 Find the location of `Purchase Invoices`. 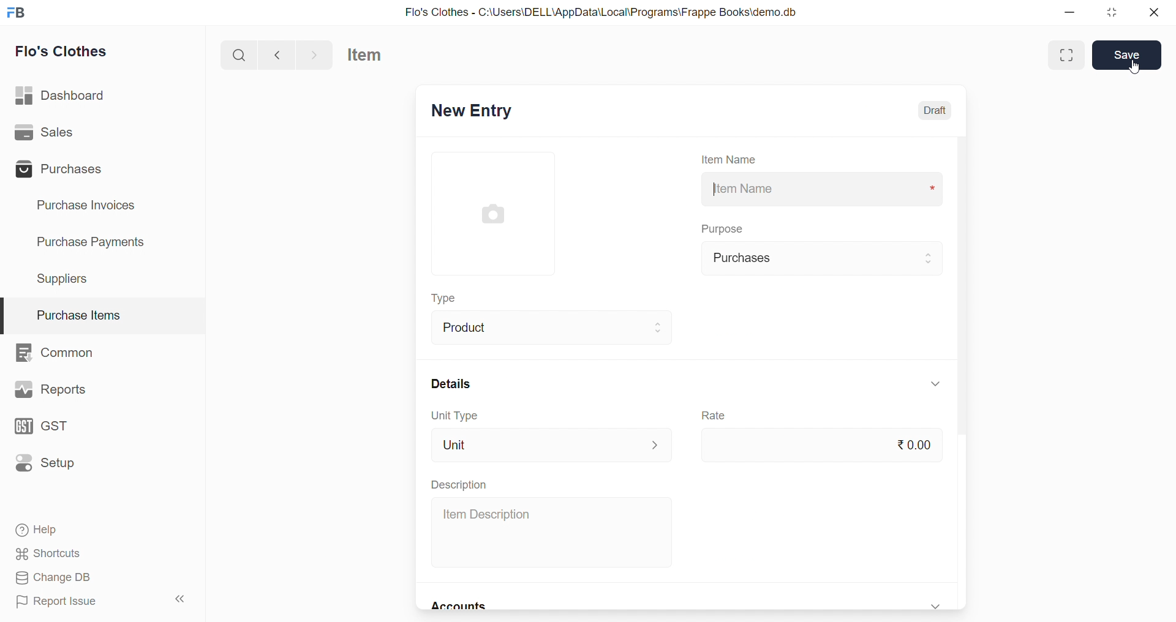

Purchase Invoices is located at coordinates (94, 206).